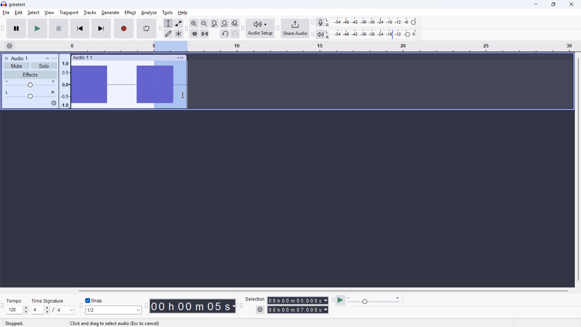  What do you see at coordinates (194, 34) in the screenshot?
I see `Trim audio outside selection ` at bounding box center [194, 34].